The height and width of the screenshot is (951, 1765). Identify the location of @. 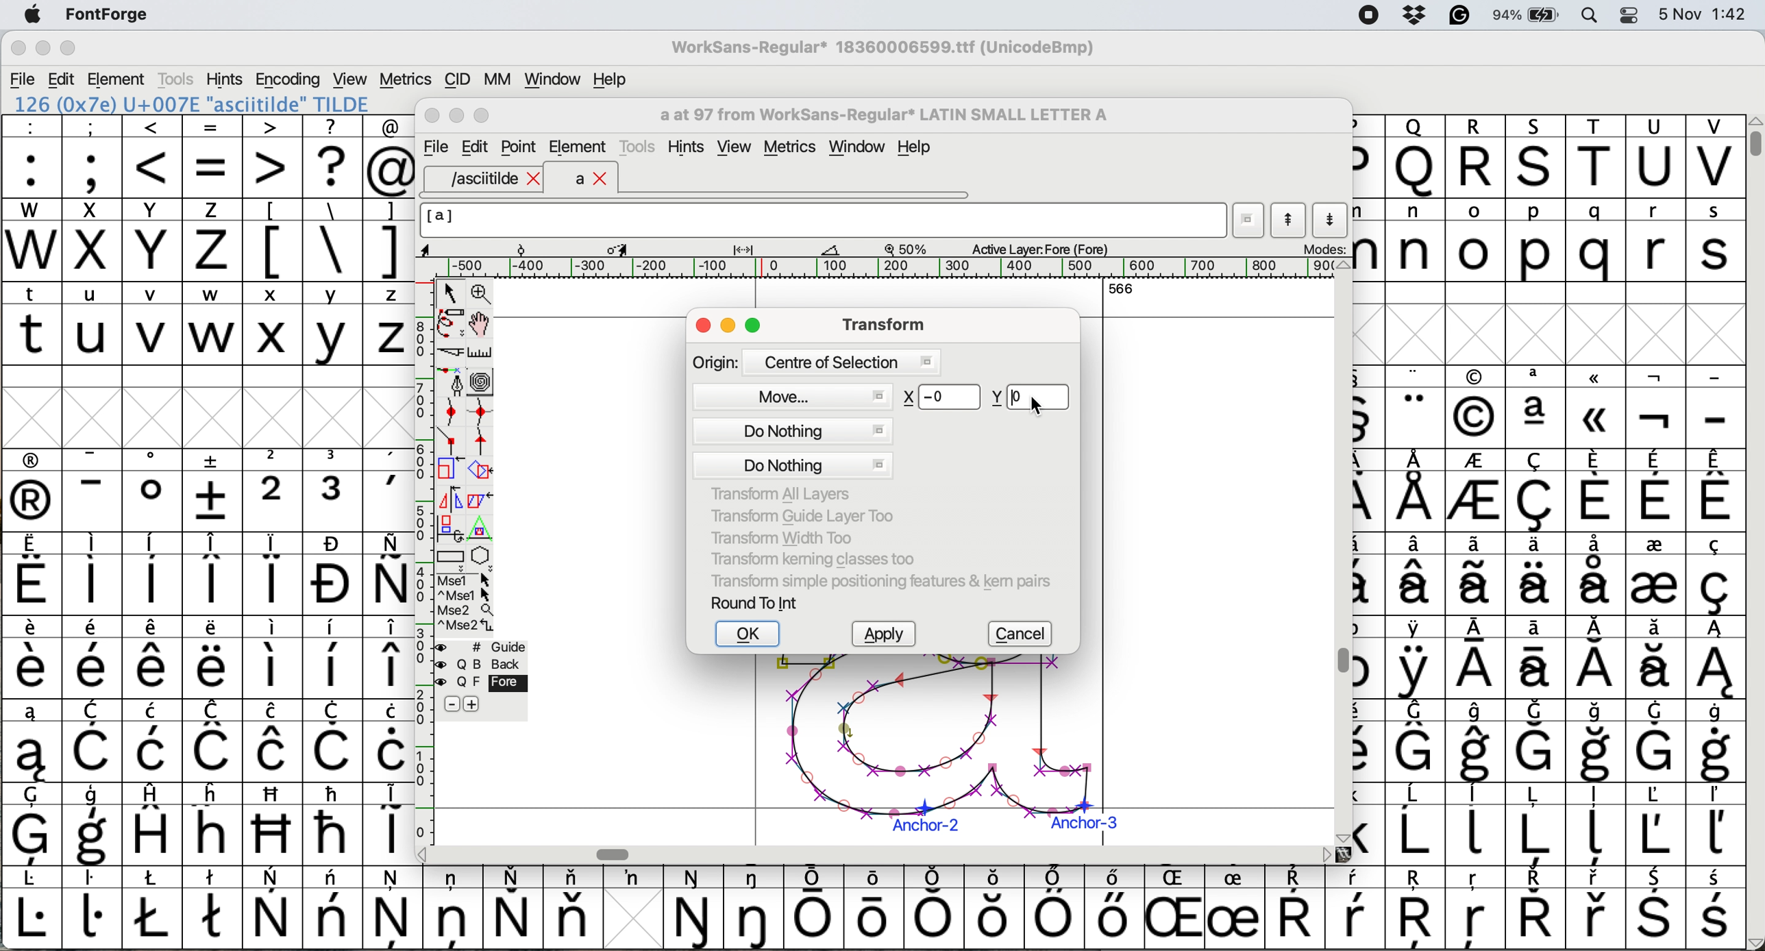
(390, 157).